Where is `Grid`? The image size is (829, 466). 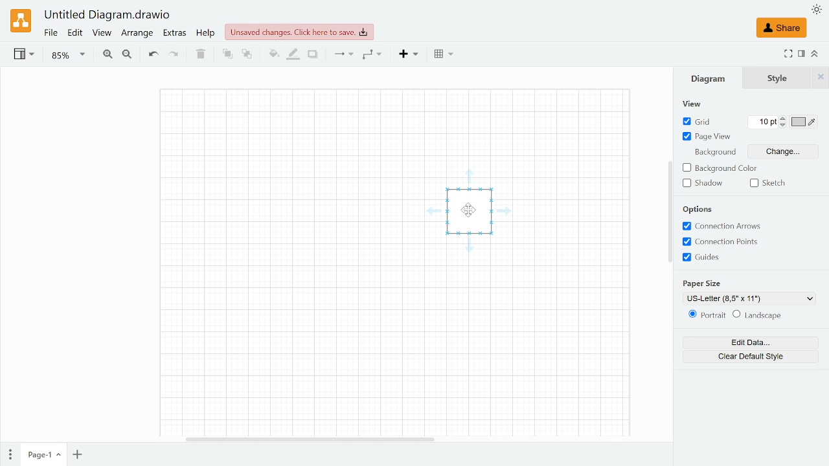 Grid is located at coordinates (705, 122).